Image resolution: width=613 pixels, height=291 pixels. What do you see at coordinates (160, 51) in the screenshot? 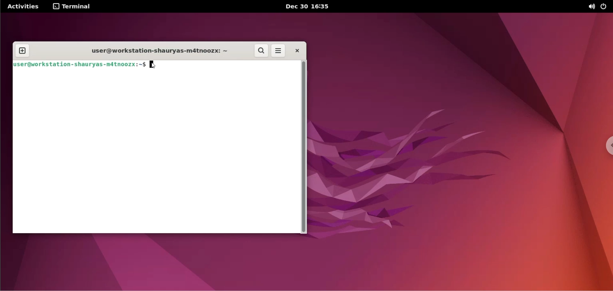
I see `user@workstation-shauryas-m4tnoozx: ~` at bounding box center [160, 51].